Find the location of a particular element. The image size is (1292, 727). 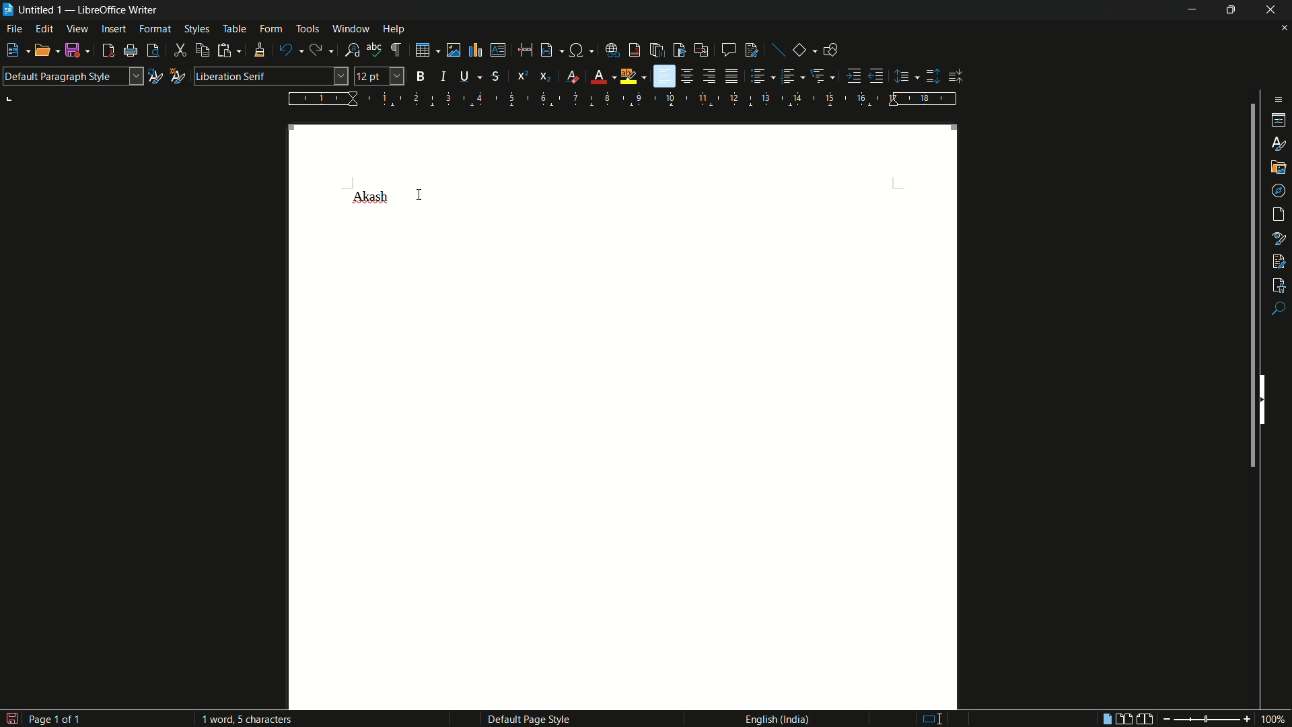

printer is located at coordinates (131, 51).